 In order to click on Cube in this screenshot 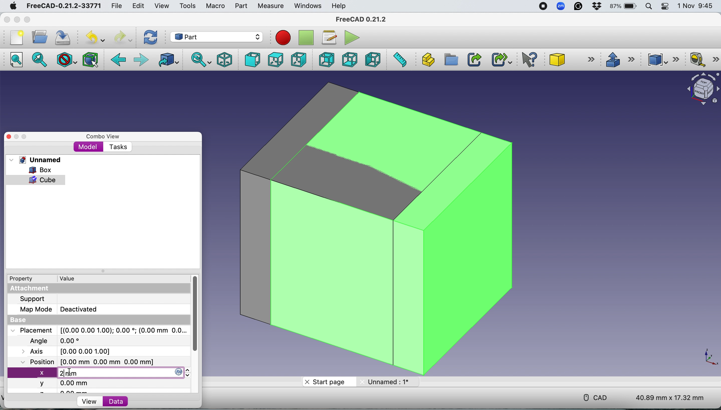, I will do `click(570, 59)`.